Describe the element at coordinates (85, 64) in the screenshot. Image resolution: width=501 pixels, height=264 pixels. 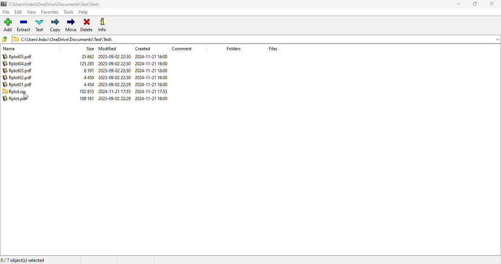
I see `125 285` at that location.